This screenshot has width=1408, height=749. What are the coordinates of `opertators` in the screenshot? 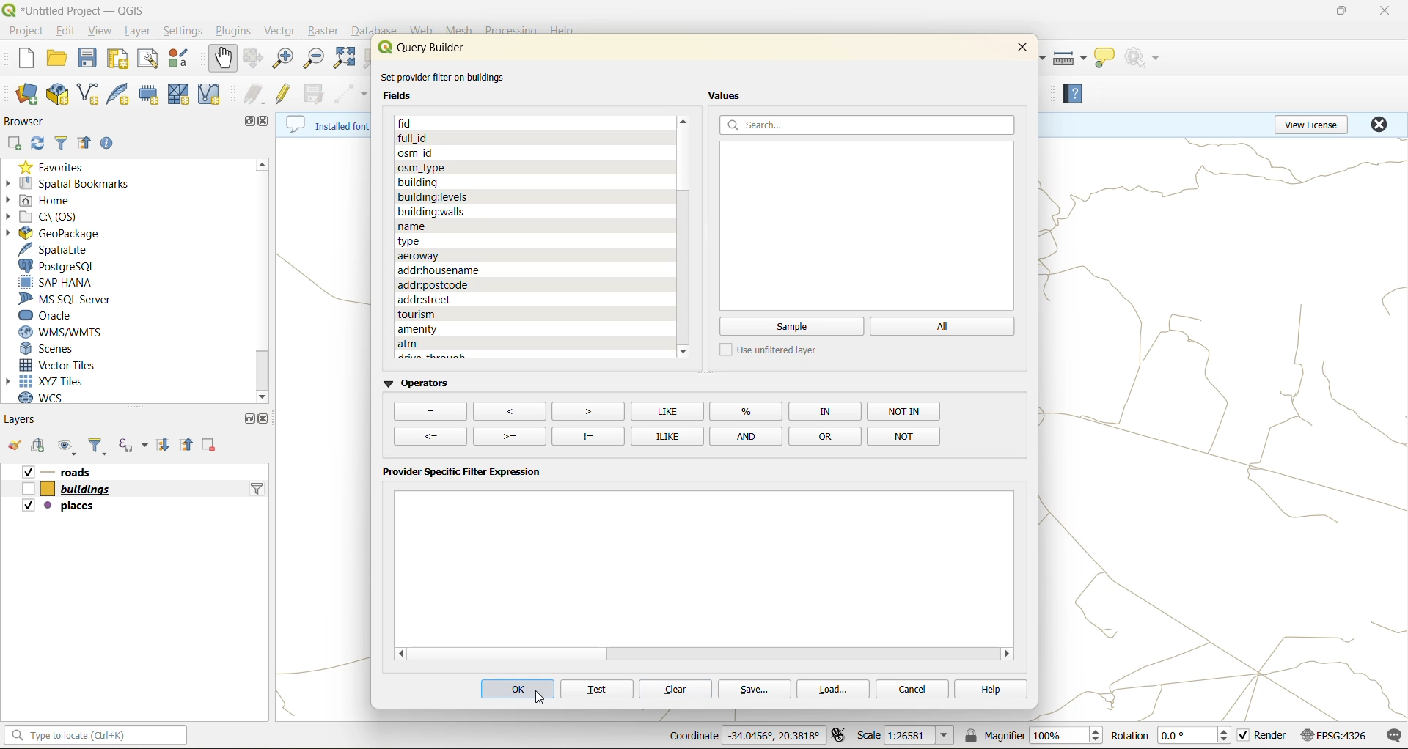 It's located at (433, 435).